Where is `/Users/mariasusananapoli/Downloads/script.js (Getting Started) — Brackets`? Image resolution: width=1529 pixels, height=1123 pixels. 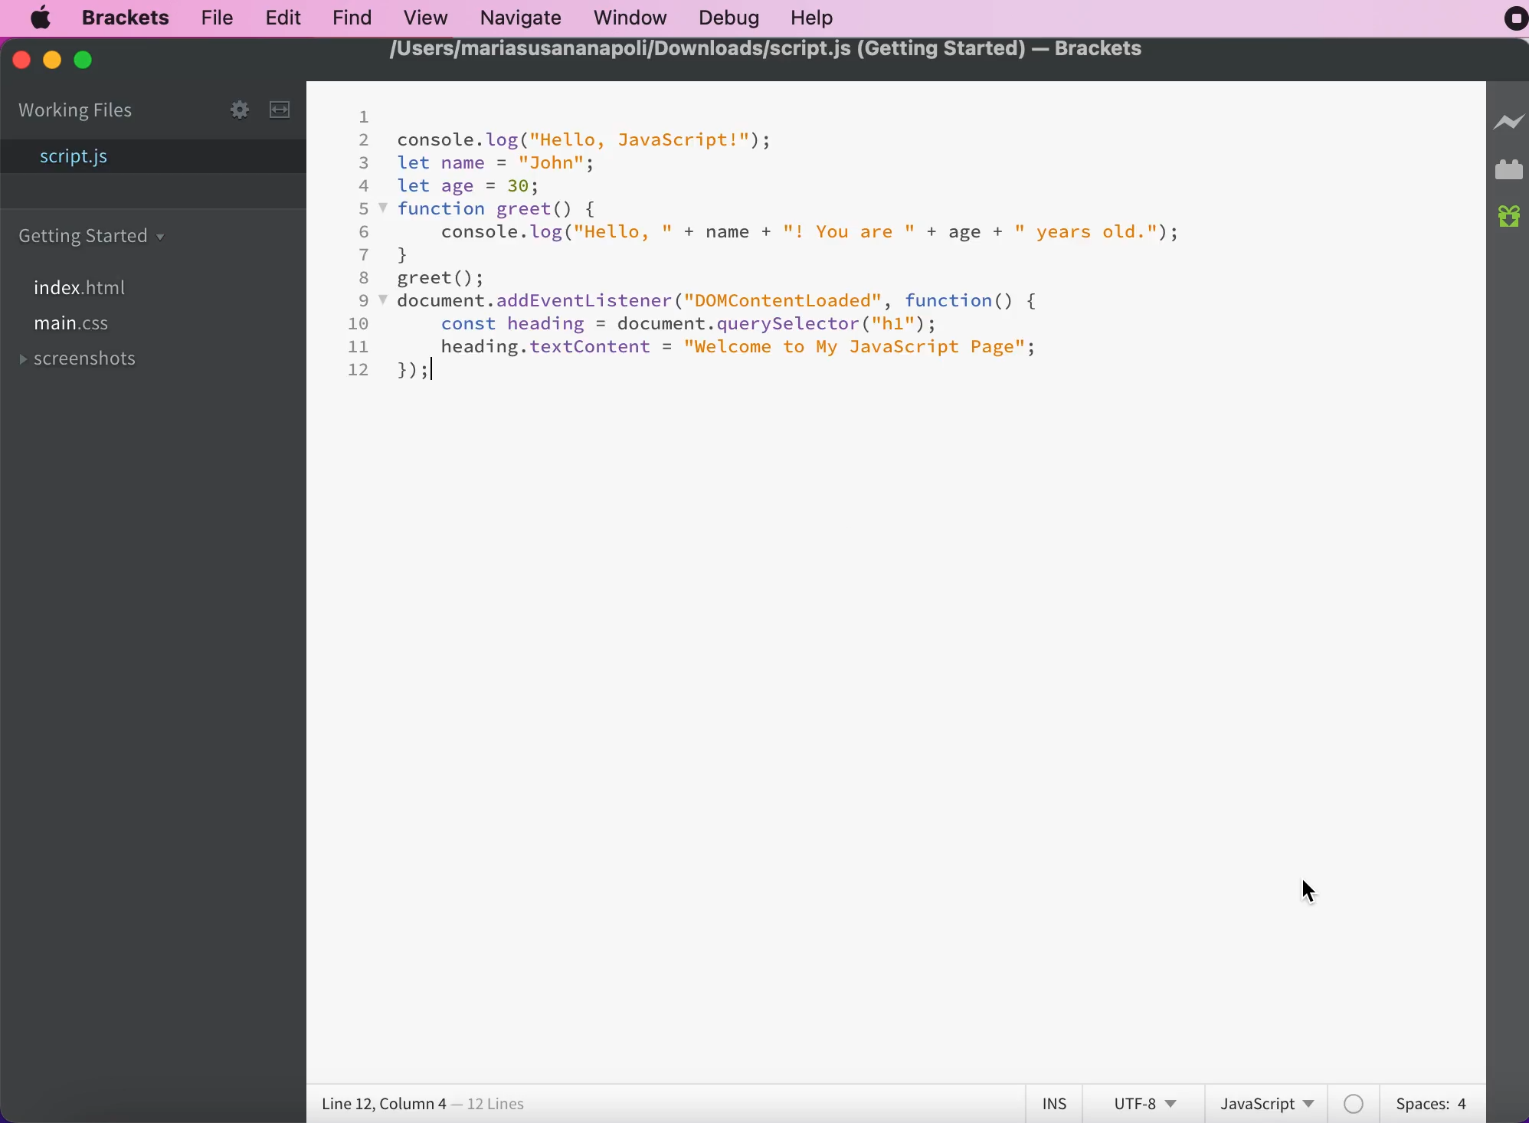
/Users/mariasusananapoli/Downloads/script.js (Getting Started) — Brackets is located at coordinates (767, 51).